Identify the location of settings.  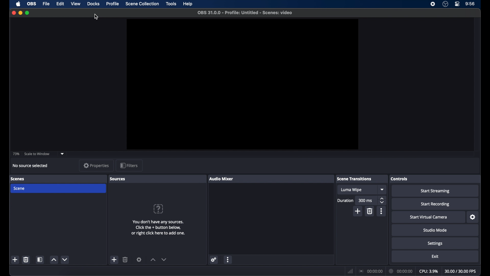
(214, 260).